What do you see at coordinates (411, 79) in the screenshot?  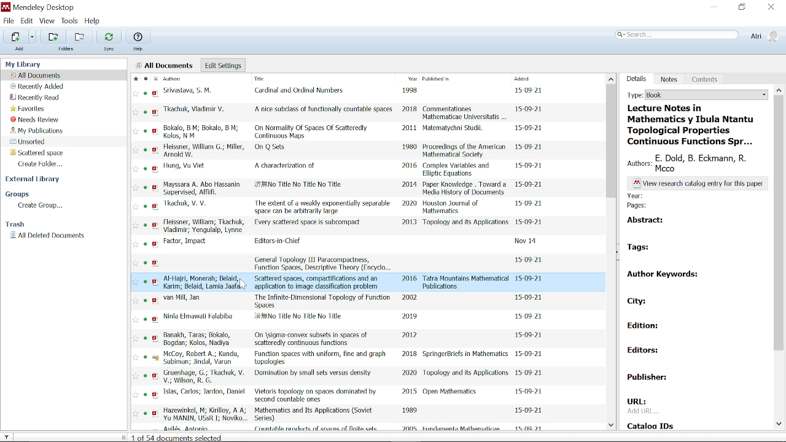 I see `Year` at bounding box center [411, 79].